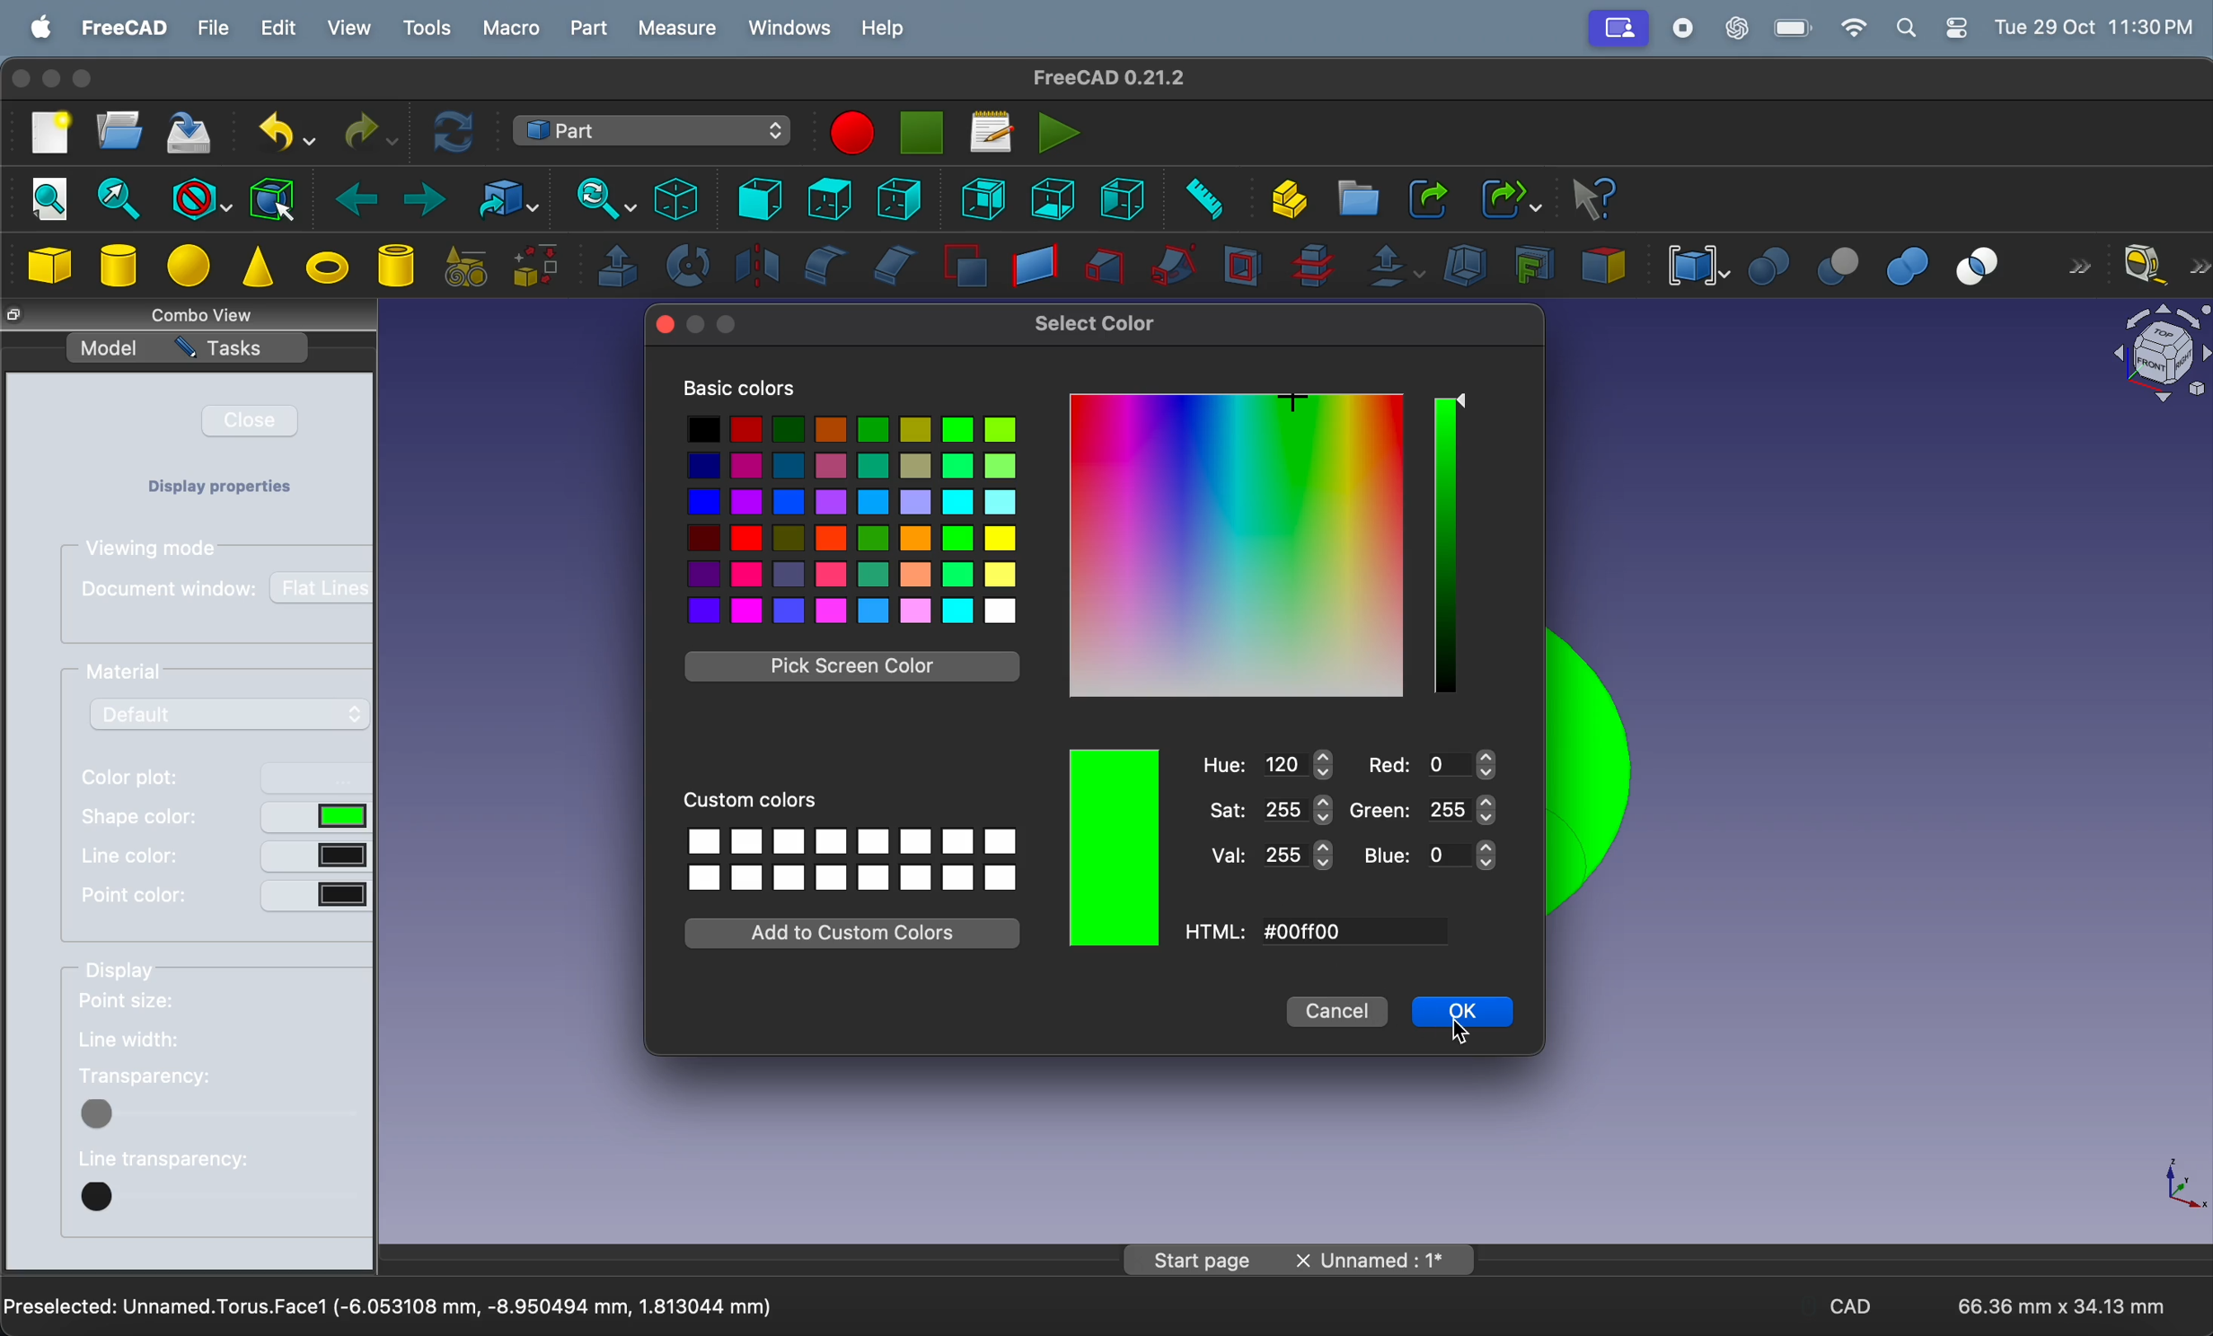 The image size is (2213, 1336). Describe the element at coordinates (118, 262) in the screenshot. I see `cylinder` at that location.